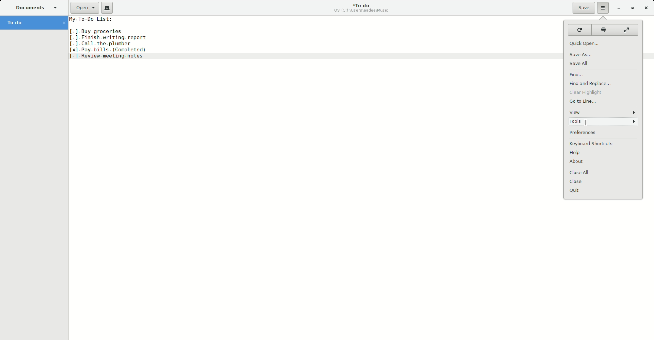 The image size is (654, 340). What do you see at coordinates (603, 122) in the screenshot?
I see `Tools` at bounding box center [603, 122].